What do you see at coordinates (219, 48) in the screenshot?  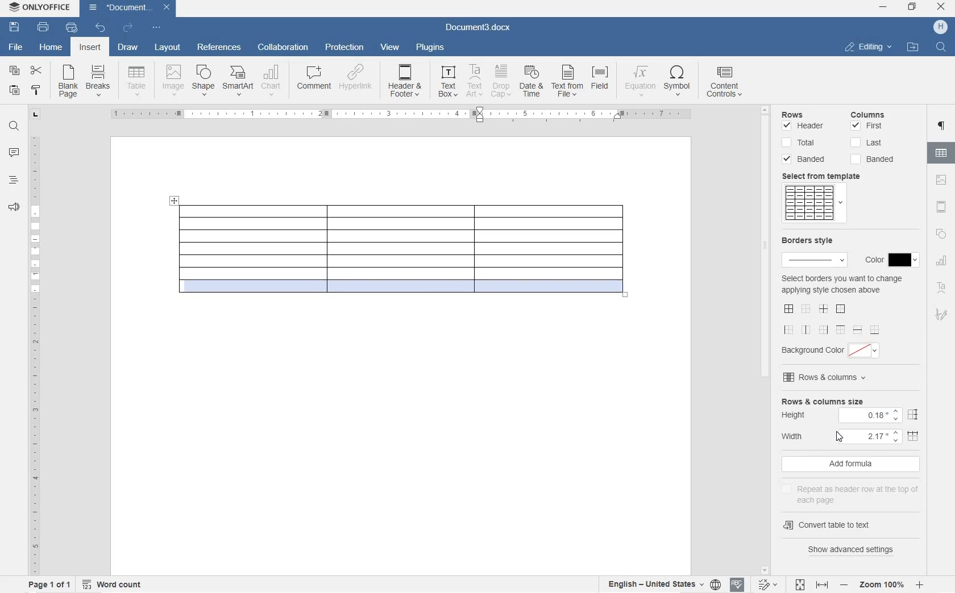 I see `REFERENCES` at bounding box center [219, 48].